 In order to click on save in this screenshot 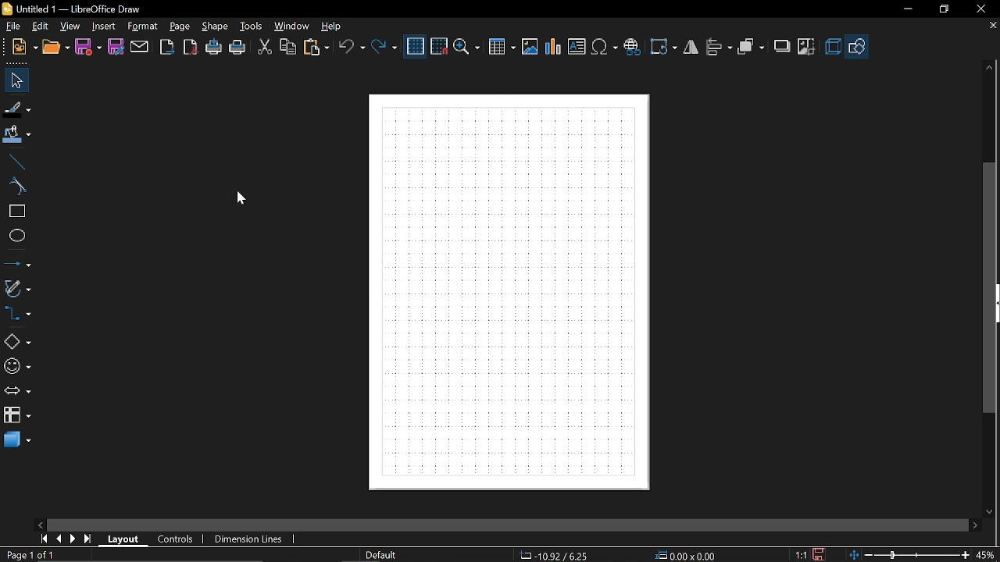, I will do `click(87, 48)`.